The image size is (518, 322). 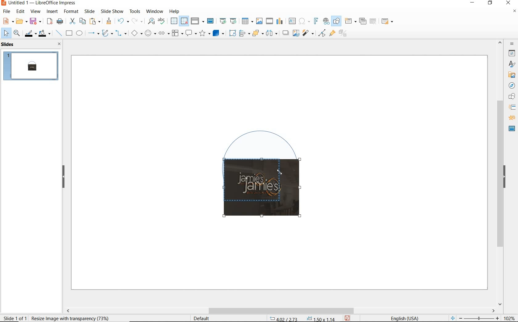 What do you see at coordinates (511, 85) in the screenshot?
I see `navigator` at bounding box center [511, 85].